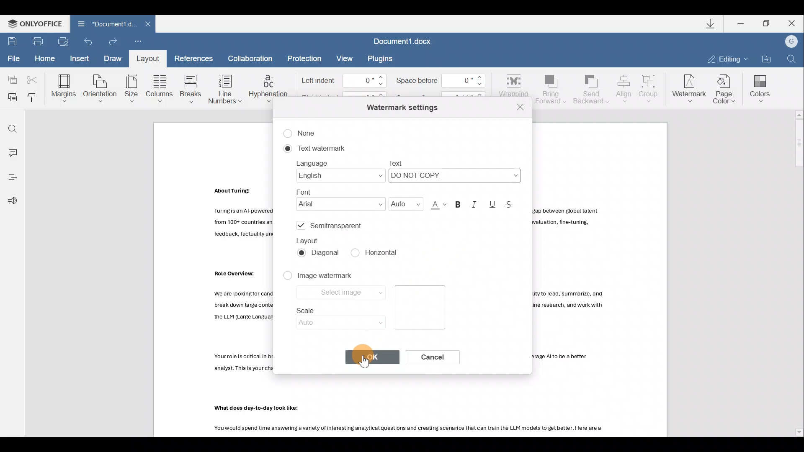 The height and width of the screenshot is (452, 804). Describe the element at coordinates (306, 131) in the screenshot. I see `None` at that location.